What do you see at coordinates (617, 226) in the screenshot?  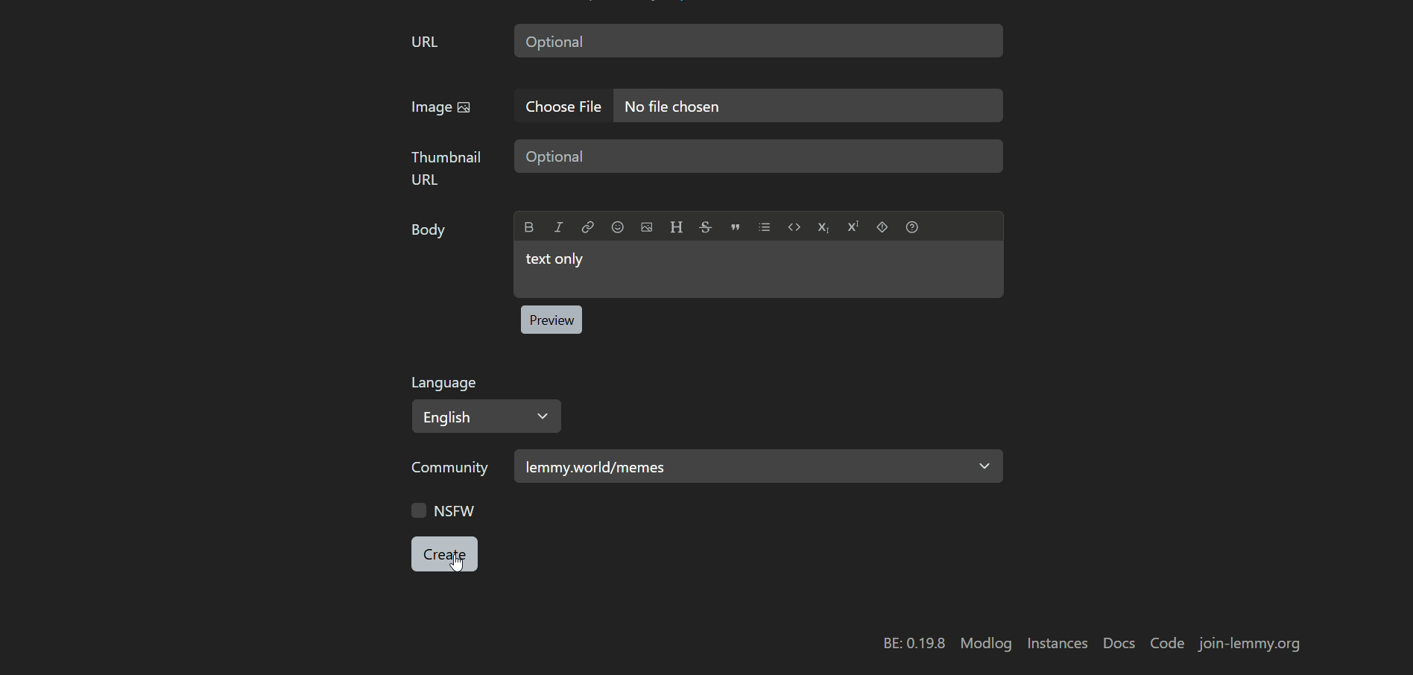 I see `Emoji` at bounding box center [617, 226].